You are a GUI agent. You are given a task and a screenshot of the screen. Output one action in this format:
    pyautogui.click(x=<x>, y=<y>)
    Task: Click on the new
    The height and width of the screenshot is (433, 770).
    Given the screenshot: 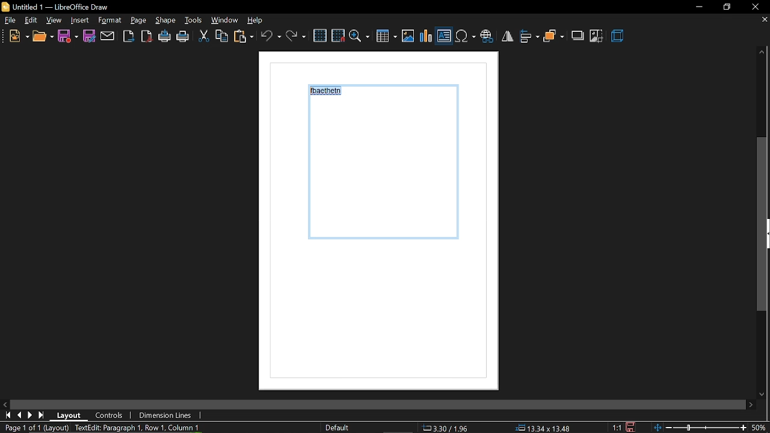 What is the action you would take?
    pyautogui.click(x=18, y=36)
    